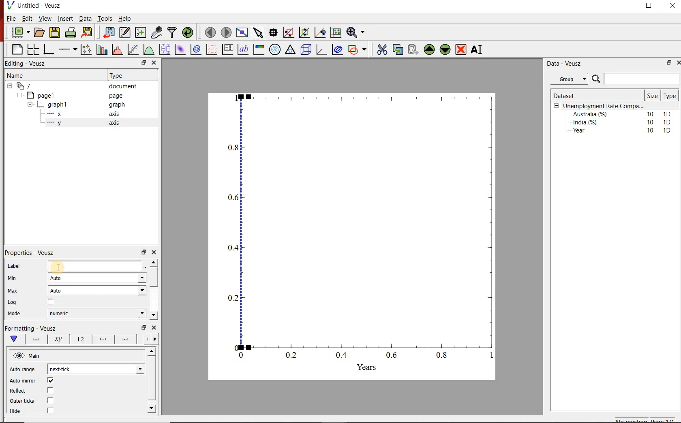  I want to click on tick labels, so click(81, 340).